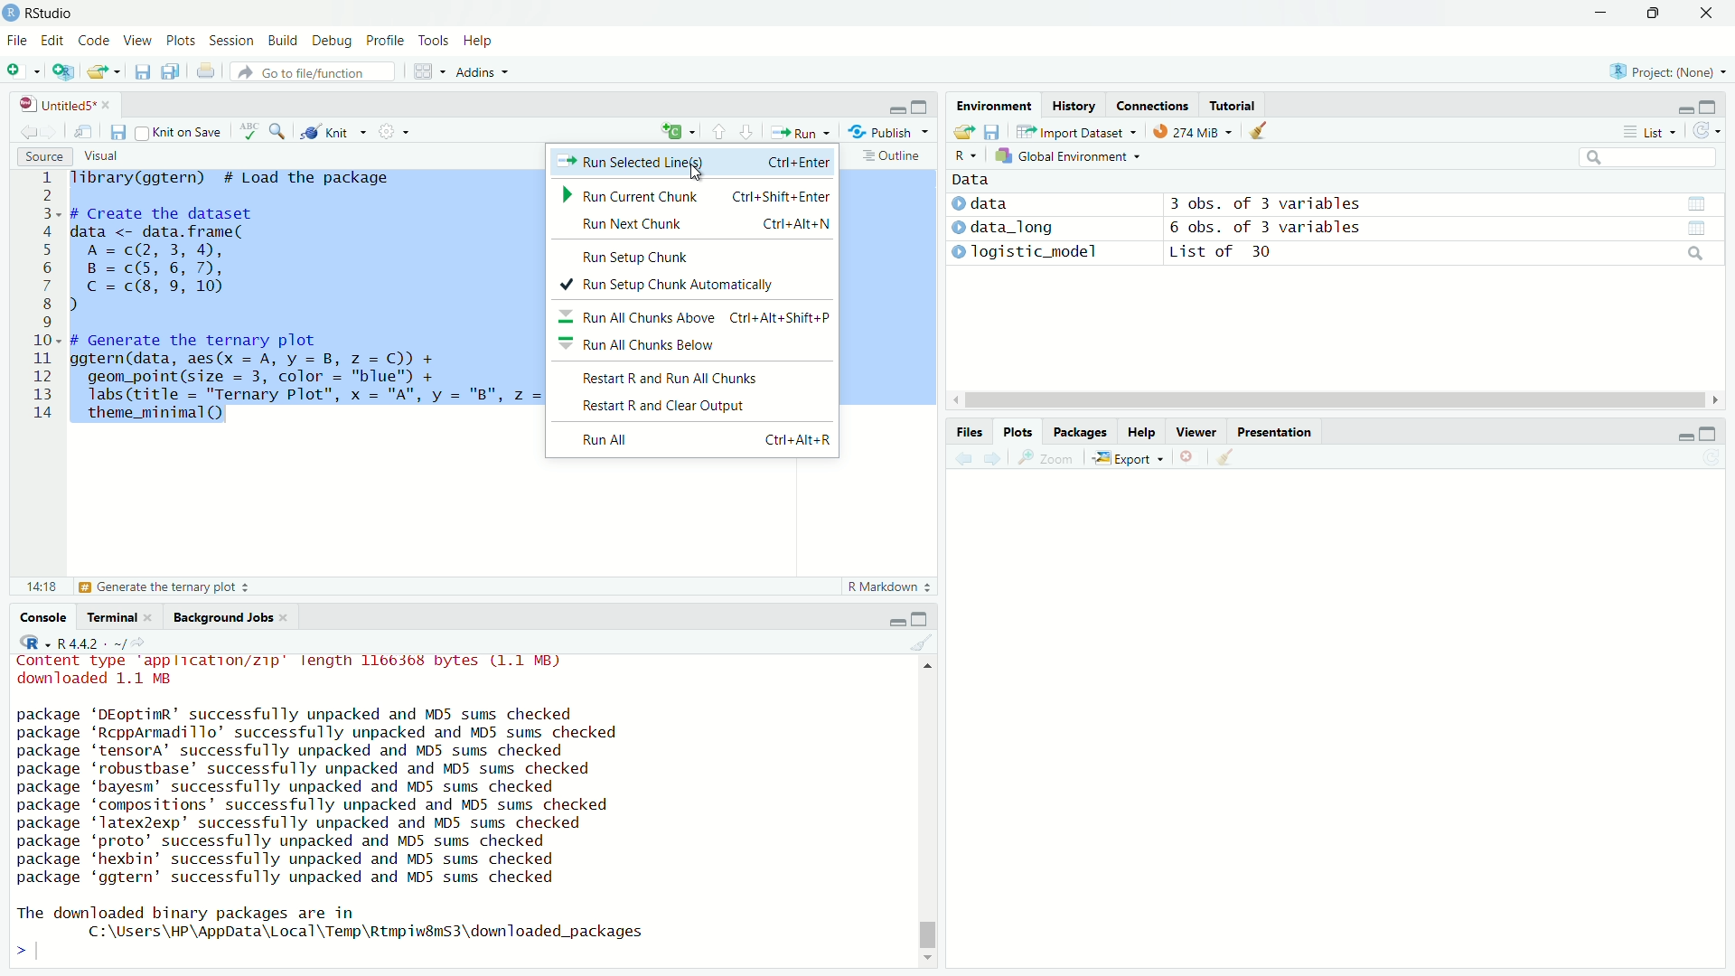 This screenshot has width=1735, height=976. Describe the element at coordinates (921, 645) in the screenshot. I see `clear` at that location.